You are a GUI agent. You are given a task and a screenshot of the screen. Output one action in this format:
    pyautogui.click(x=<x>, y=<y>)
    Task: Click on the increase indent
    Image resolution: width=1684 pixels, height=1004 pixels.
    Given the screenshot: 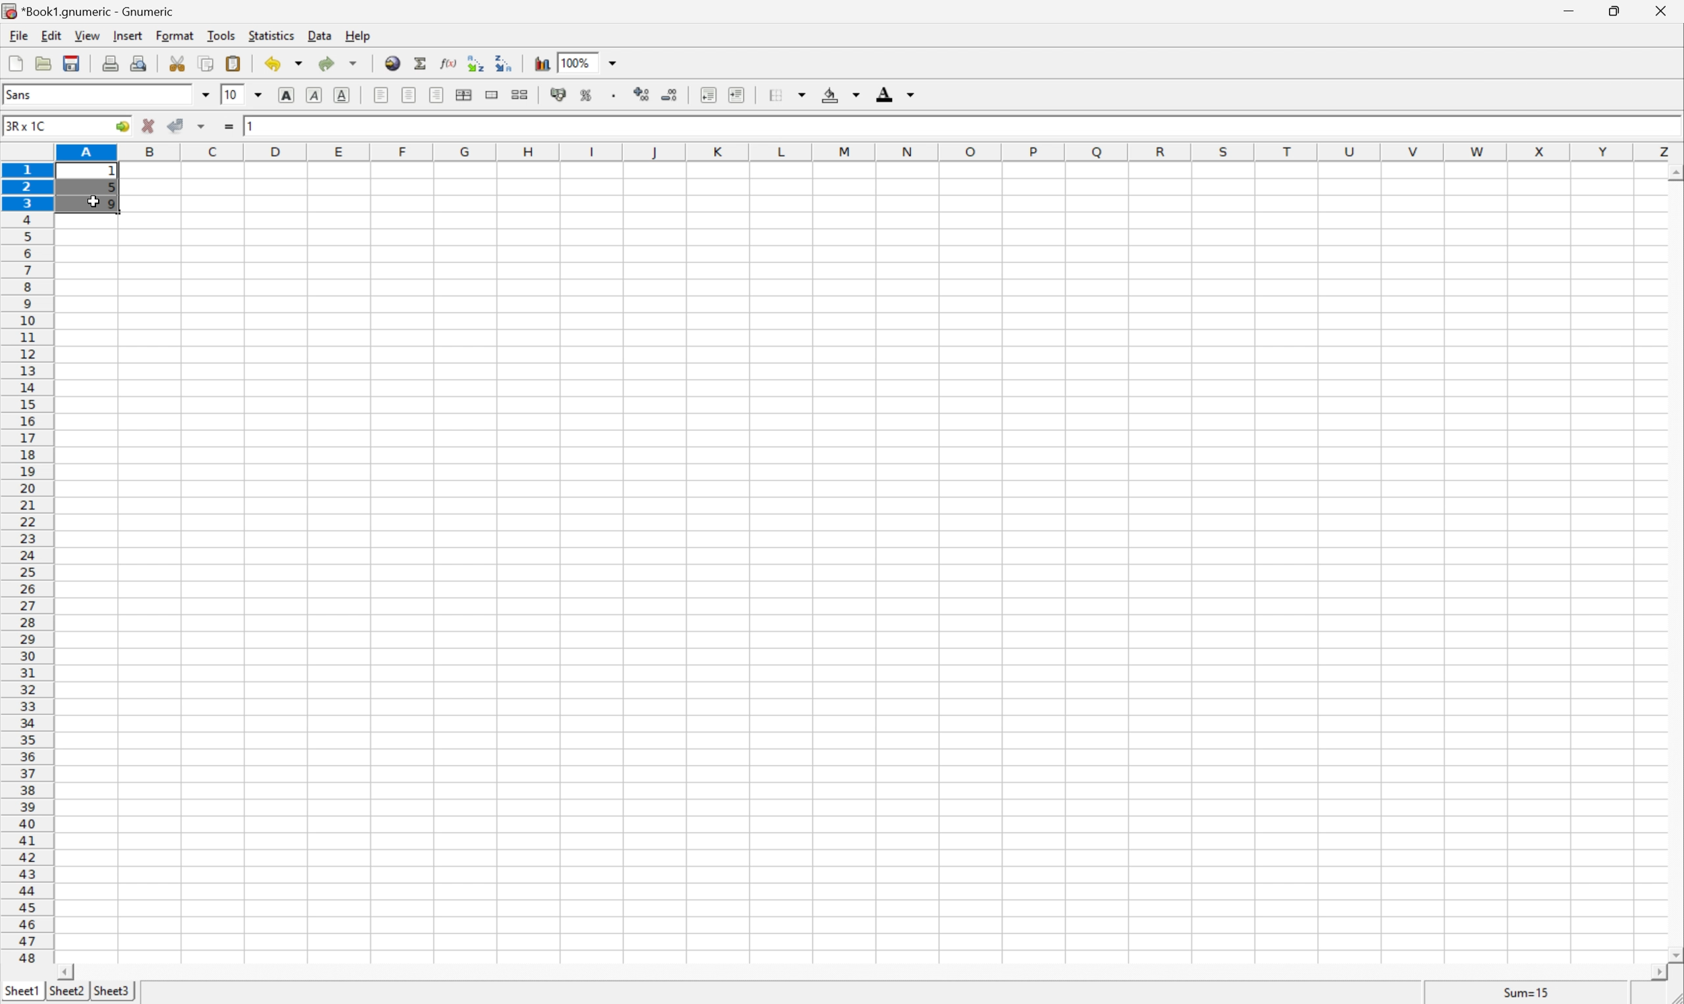 What is the action you would take?
    pyautogui.click(x=738, y=95)
    